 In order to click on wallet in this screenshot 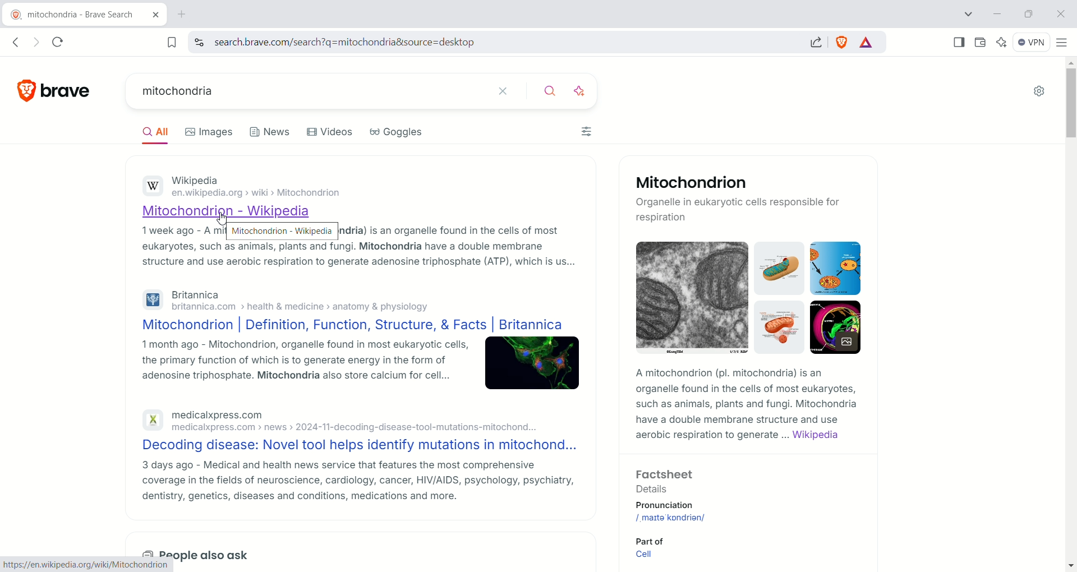, I will do `click(980, 43)`.